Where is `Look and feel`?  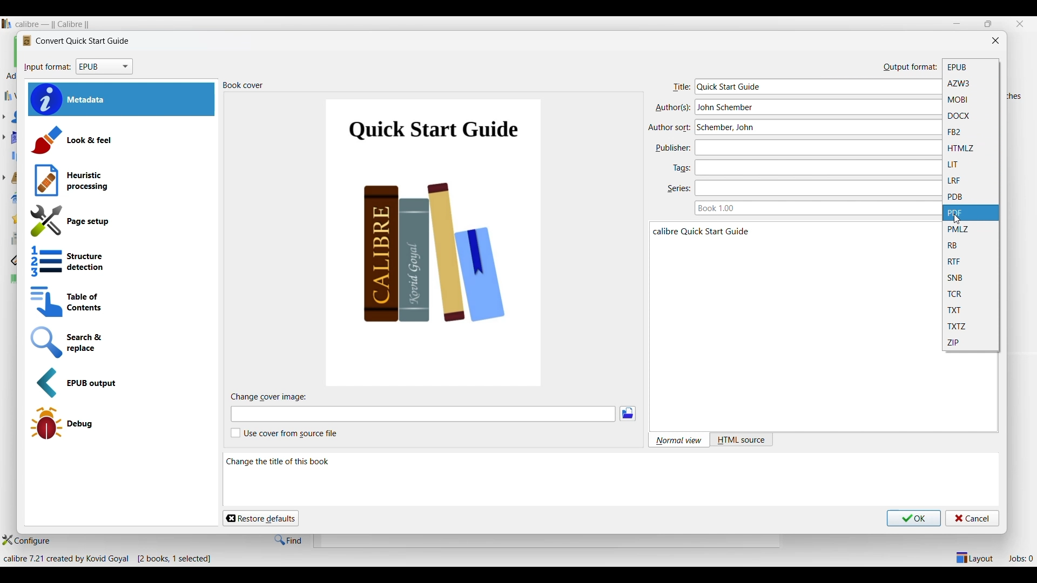 Look and feel is located at coordinates (122, 140).